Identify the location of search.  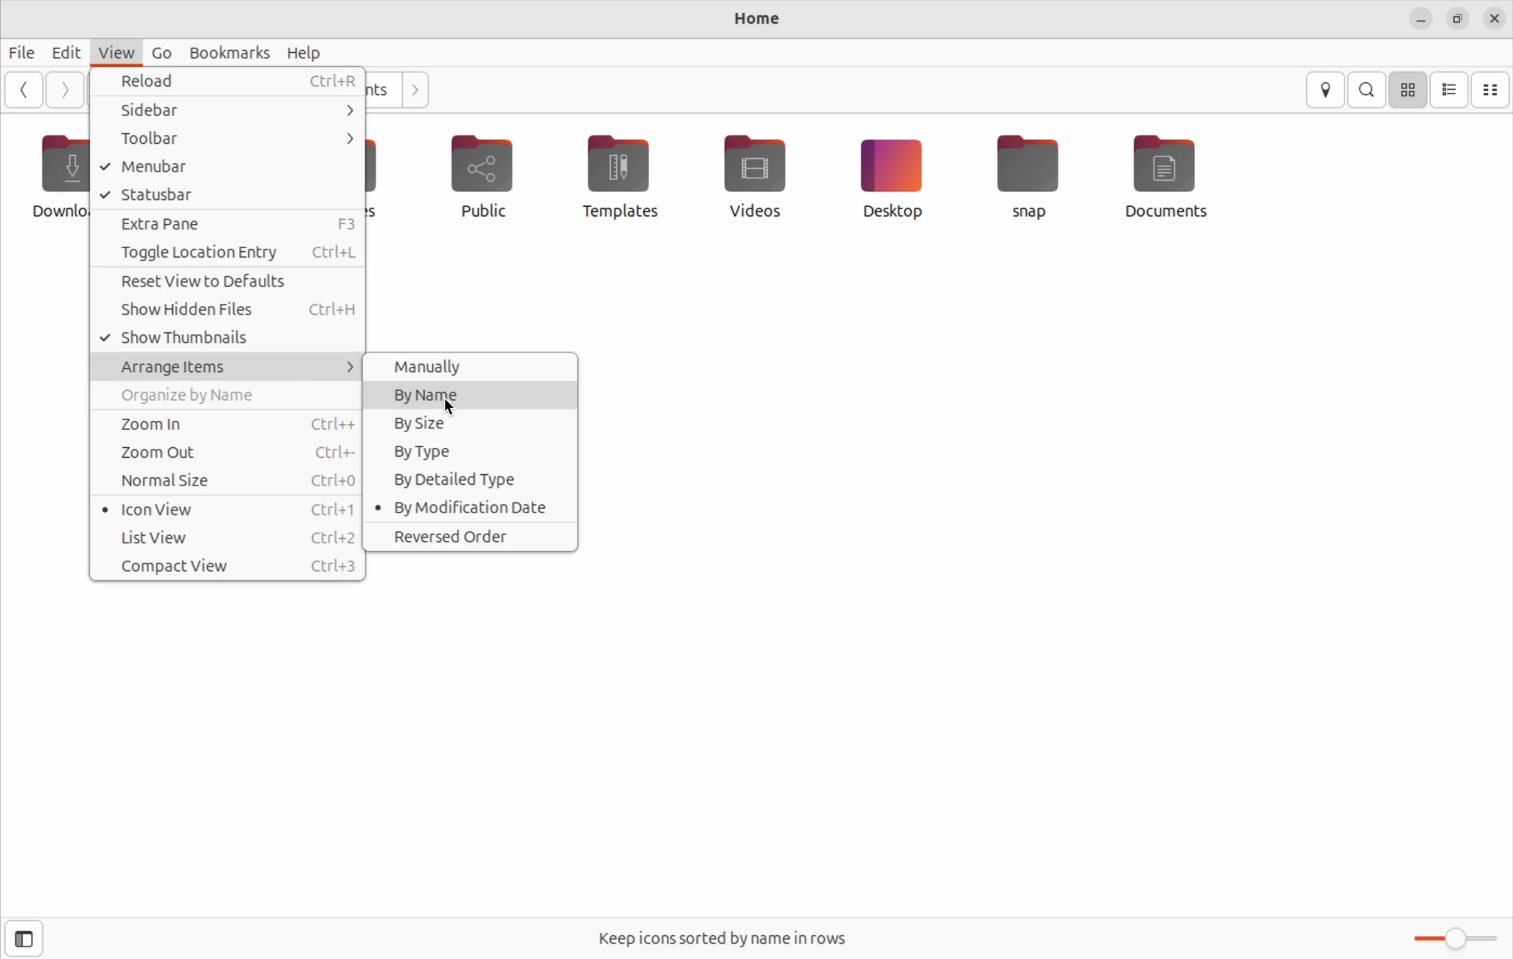
(1370, 89).